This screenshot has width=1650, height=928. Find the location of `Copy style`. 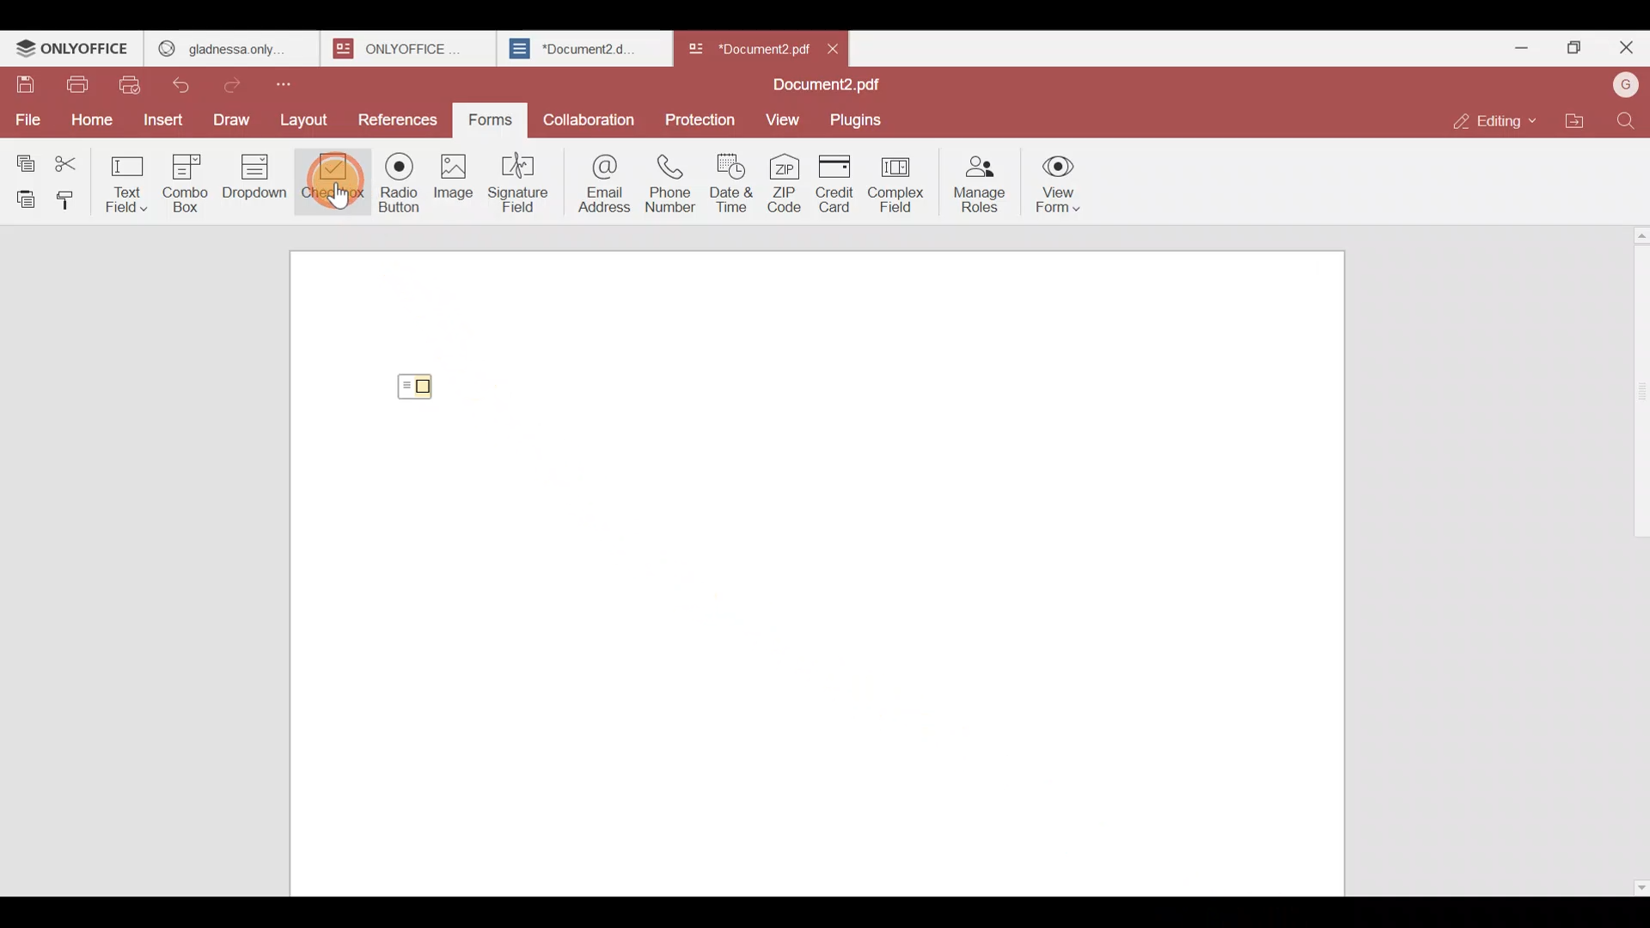

Copy style is located at coordinates (72, 196).